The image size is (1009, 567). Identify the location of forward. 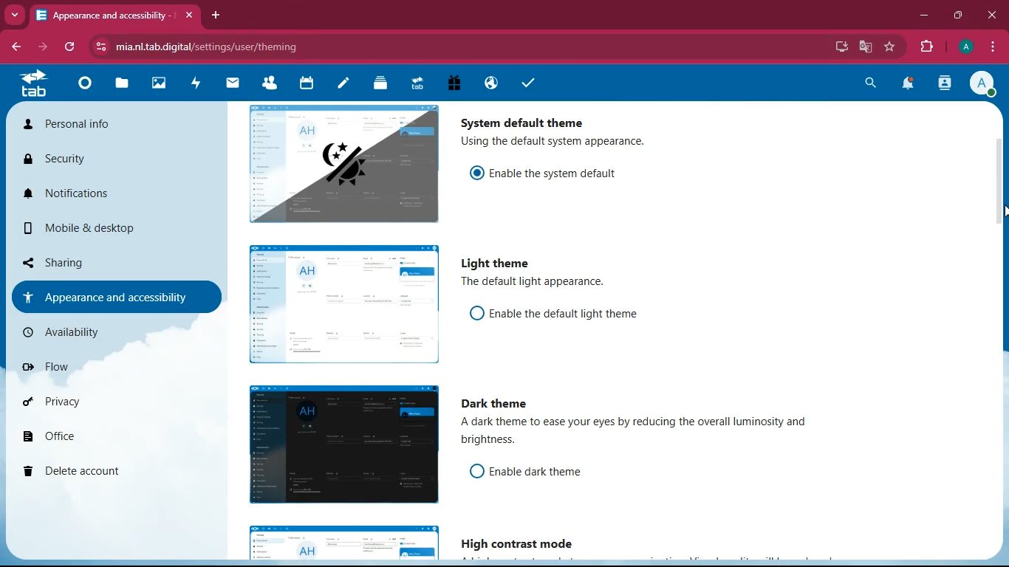
(44, 47).